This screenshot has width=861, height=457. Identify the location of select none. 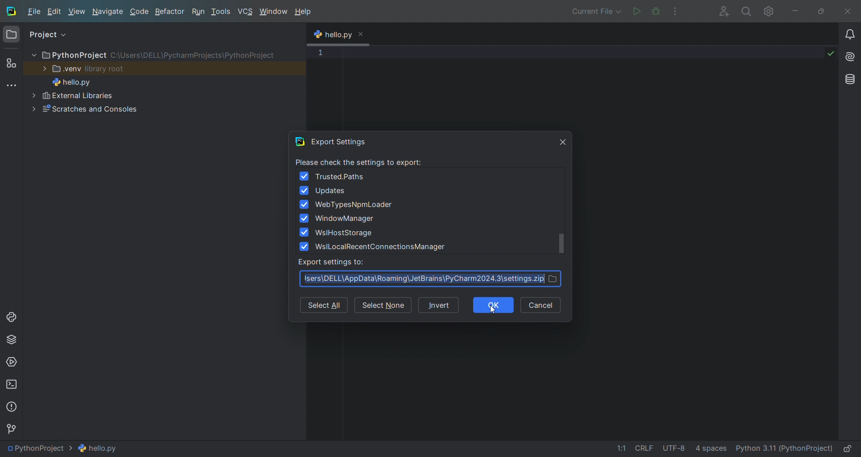
(383, 306).